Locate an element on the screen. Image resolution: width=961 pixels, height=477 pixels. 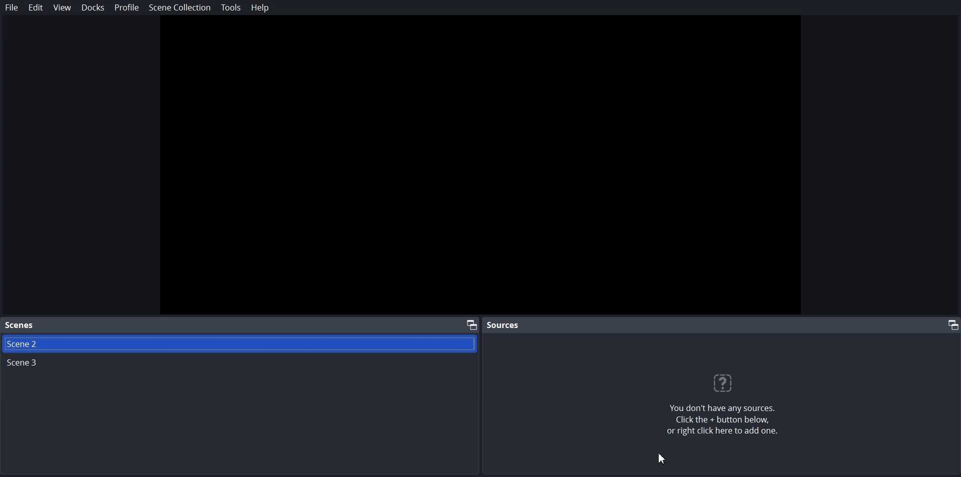
Help is located at coordinates (259, 7).